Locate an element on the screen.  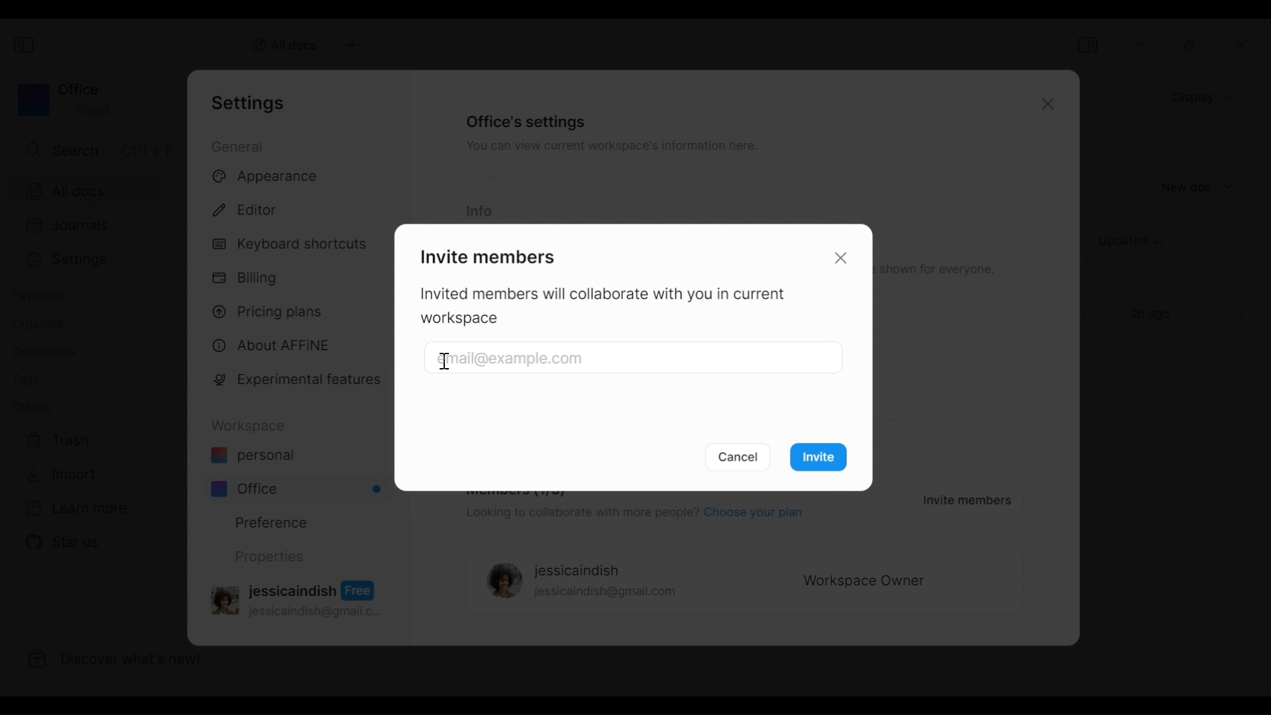
restore is located at coordinates (1191, 45).